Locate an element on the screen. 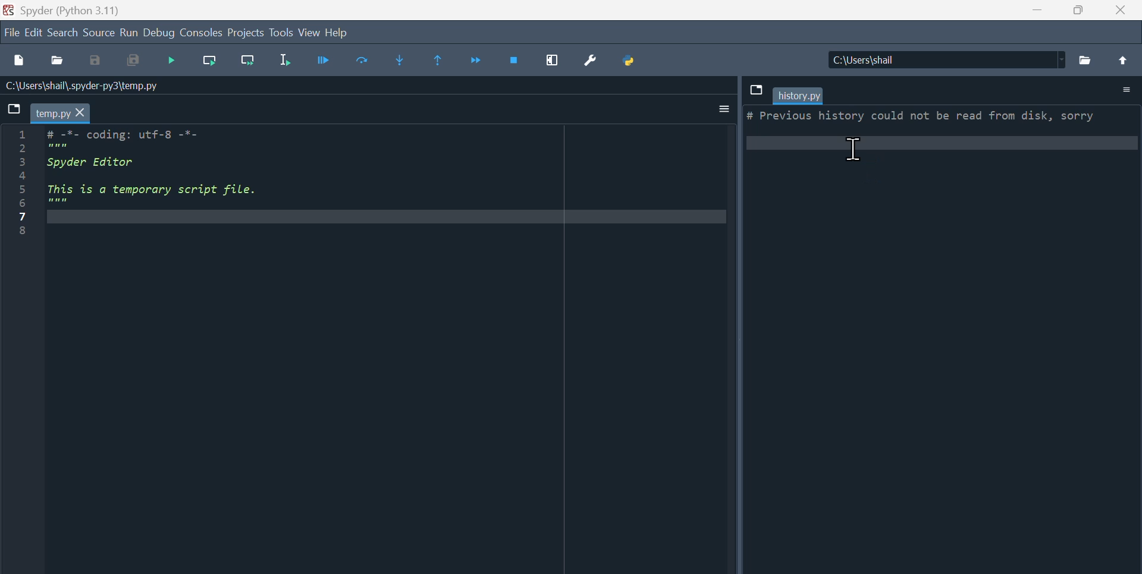  temp.py is located at coordinates (61, 113).